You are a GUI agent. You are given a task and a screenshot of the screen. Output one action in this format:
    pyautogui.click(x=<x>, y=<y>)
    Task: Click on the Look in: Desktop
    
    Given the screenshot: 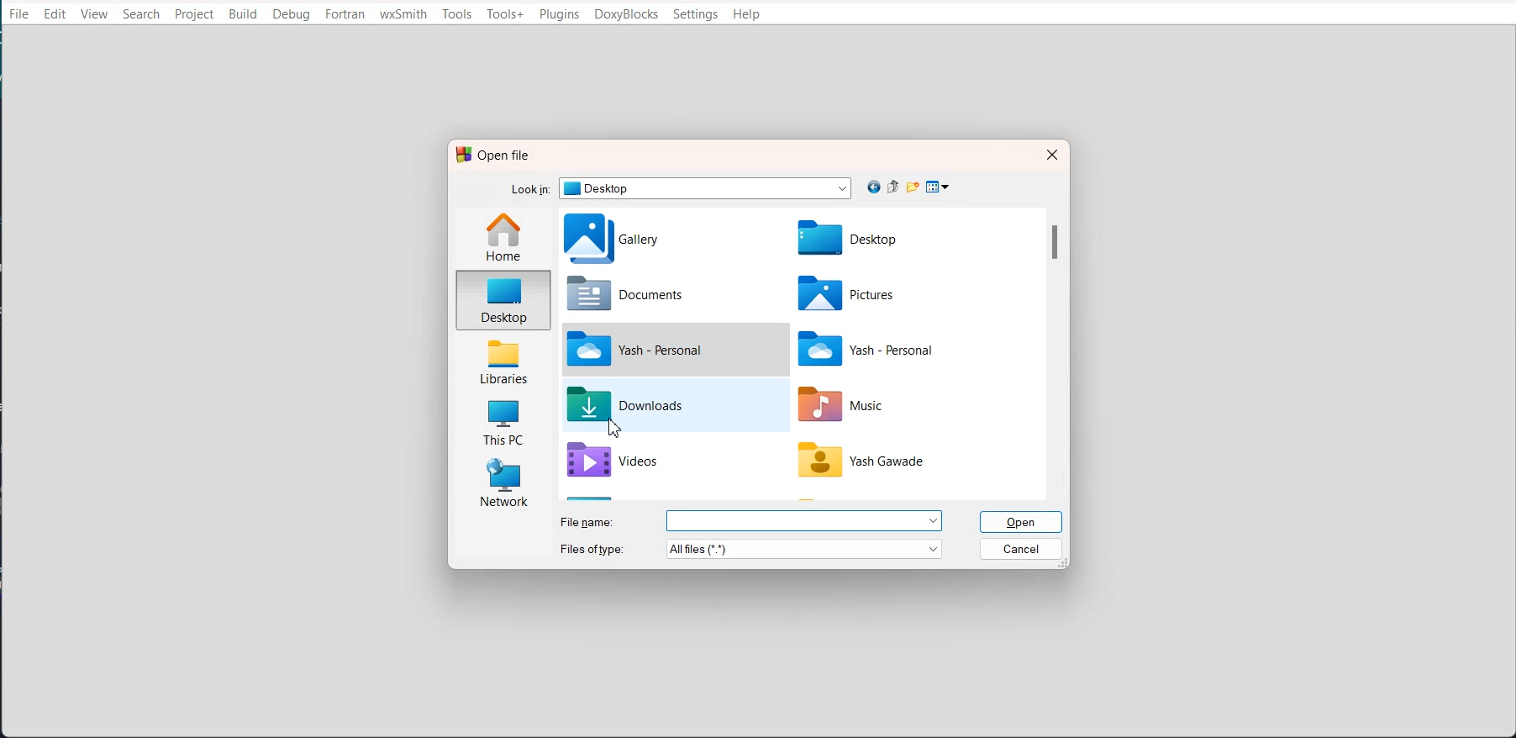 What is the action you would take?
    pyautogui.click(x=679, y=187)
    